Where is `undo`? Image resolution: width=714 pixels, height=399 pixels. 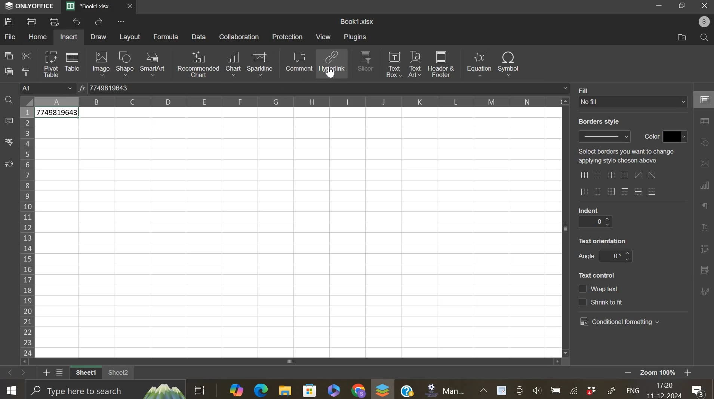 undo is located at coordinates (77, 22).